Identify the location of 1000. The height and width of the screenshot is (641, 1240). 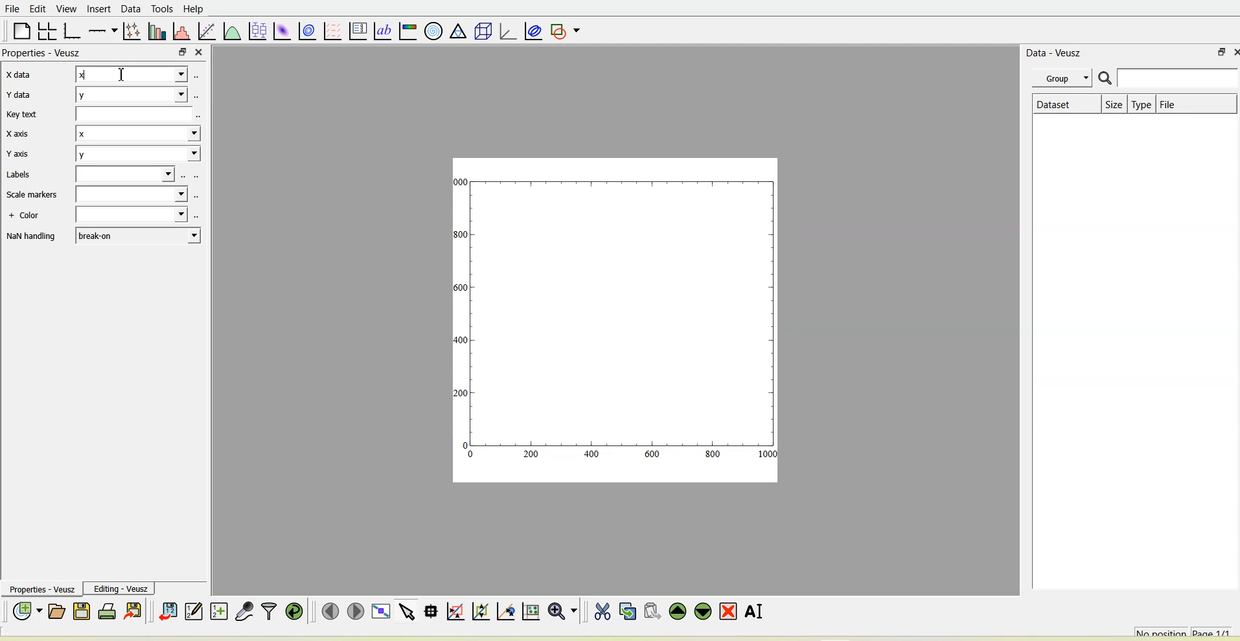
(768, 455).